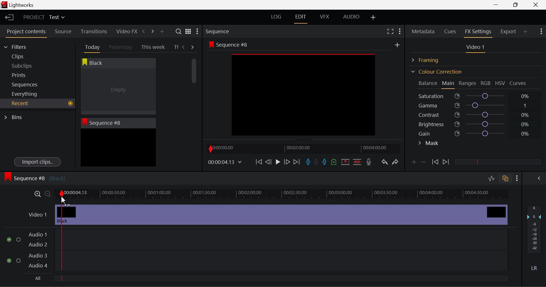 The height and width of the screenshot is (287, 546). Describe the element at coordinates (492, 178) in the screenshot. I see `Toggle audio editing levels` at that location.